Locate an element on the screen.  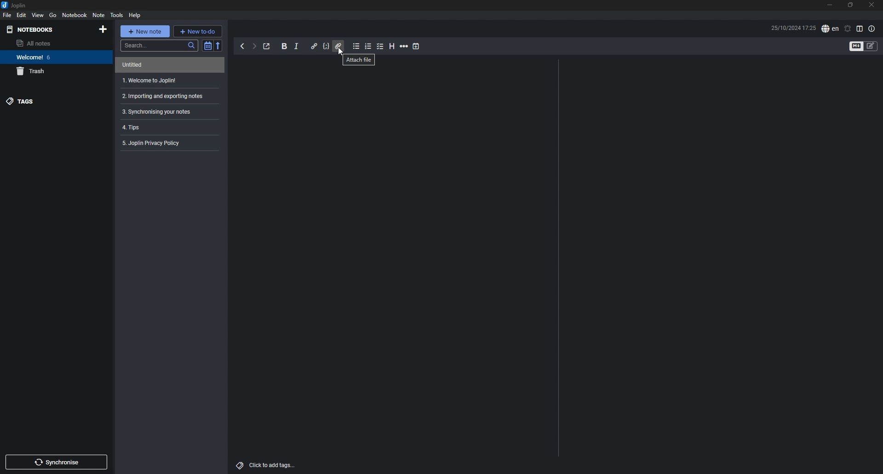
Cursor is located at coordinates (340, 52).